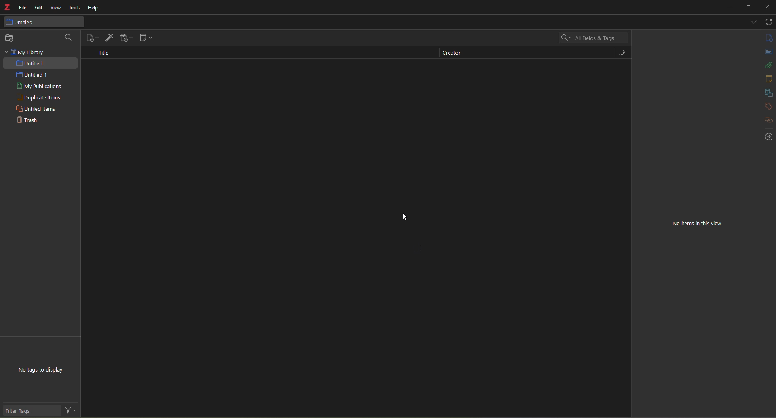  Describe the element at coordinates (753, 53) in the screenshot. I see `expand` at that location.